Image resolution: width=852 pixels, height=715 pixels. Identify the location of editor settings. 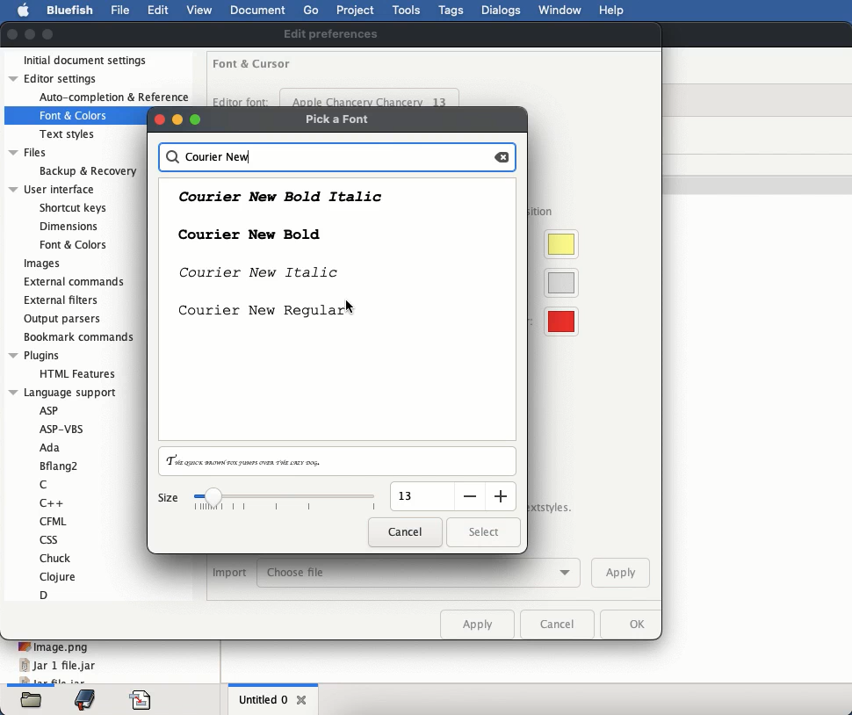
(97, 89).